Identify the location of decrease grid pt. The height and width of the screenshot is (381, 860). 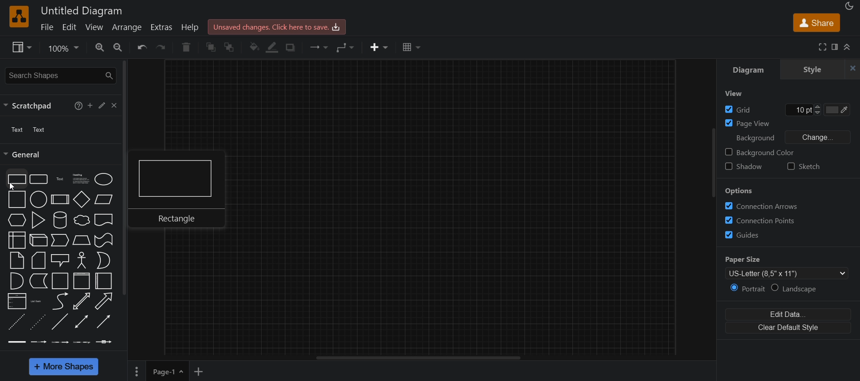
(819, 113).